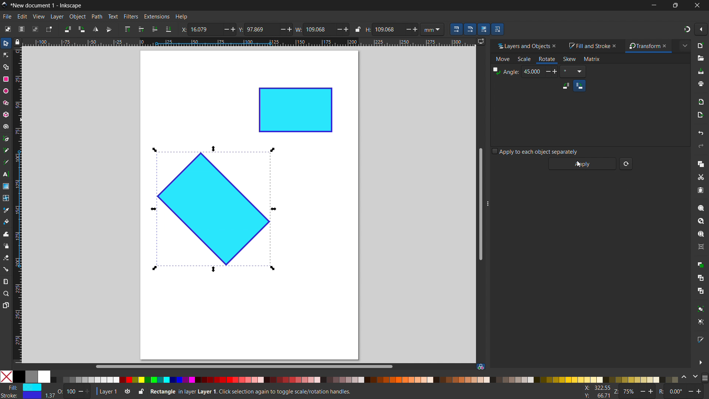  I want to click on flip horizontal, so click(95, 29).